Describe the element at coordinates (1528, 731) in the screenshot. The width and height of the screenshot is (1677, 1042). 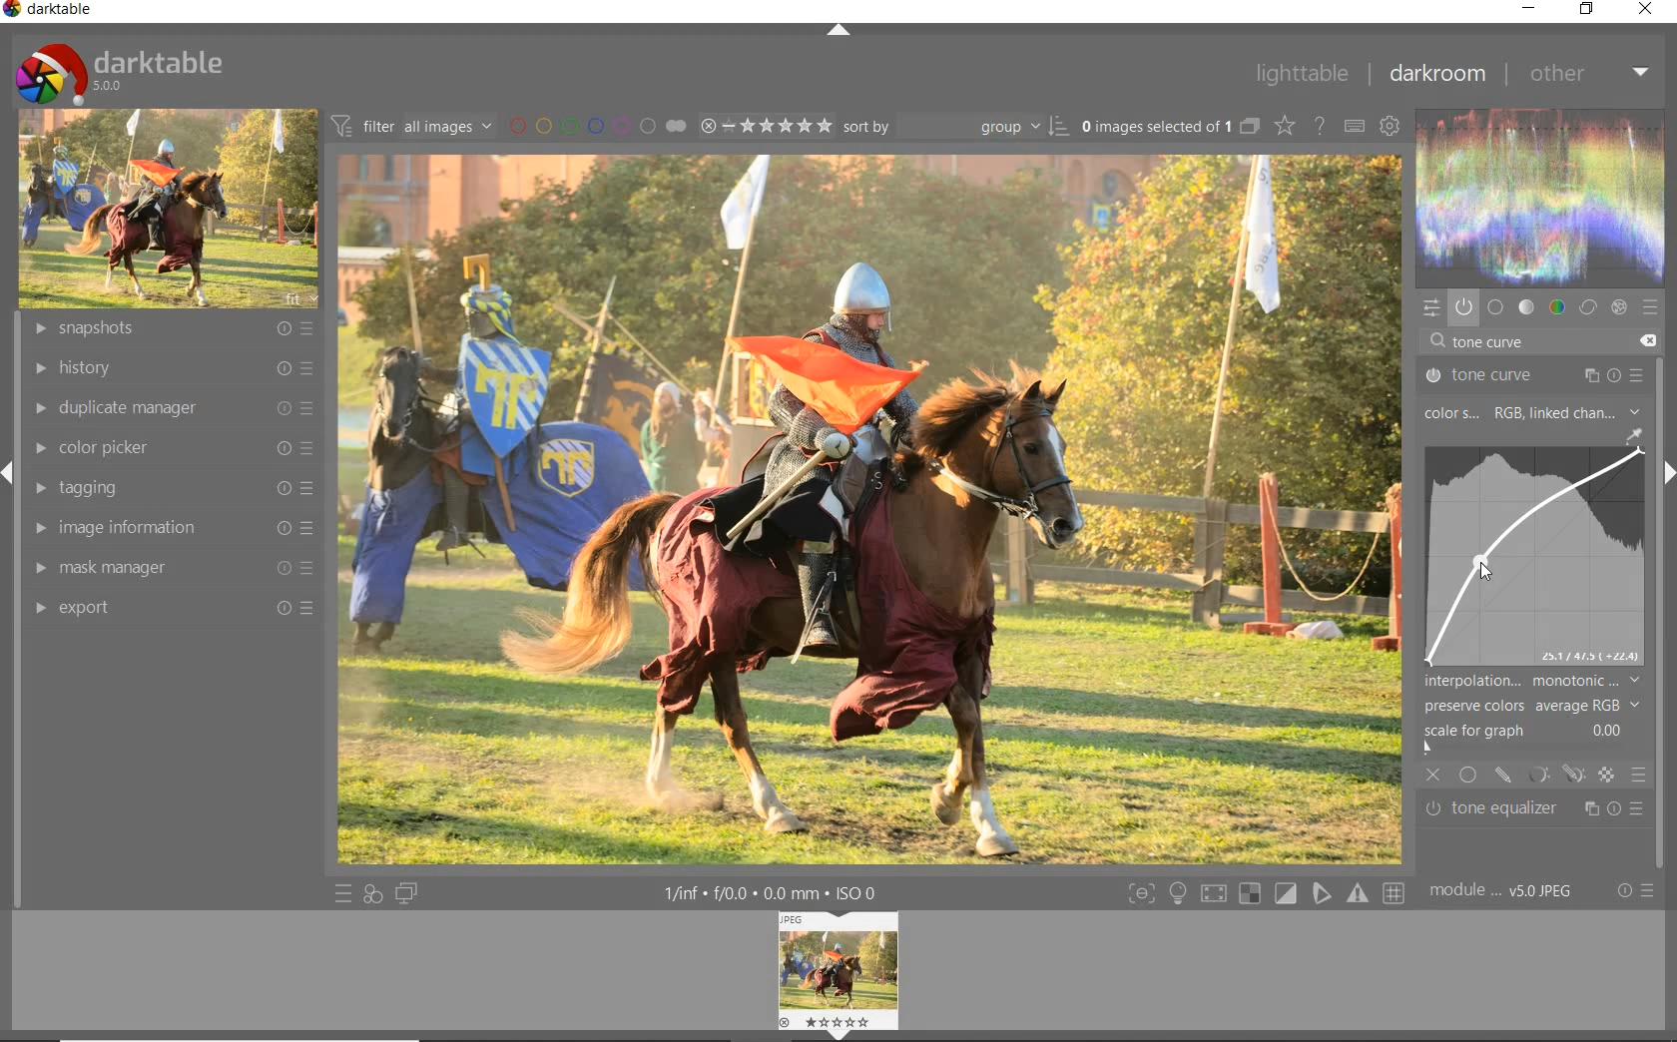
I see `scale for graph` at that location.